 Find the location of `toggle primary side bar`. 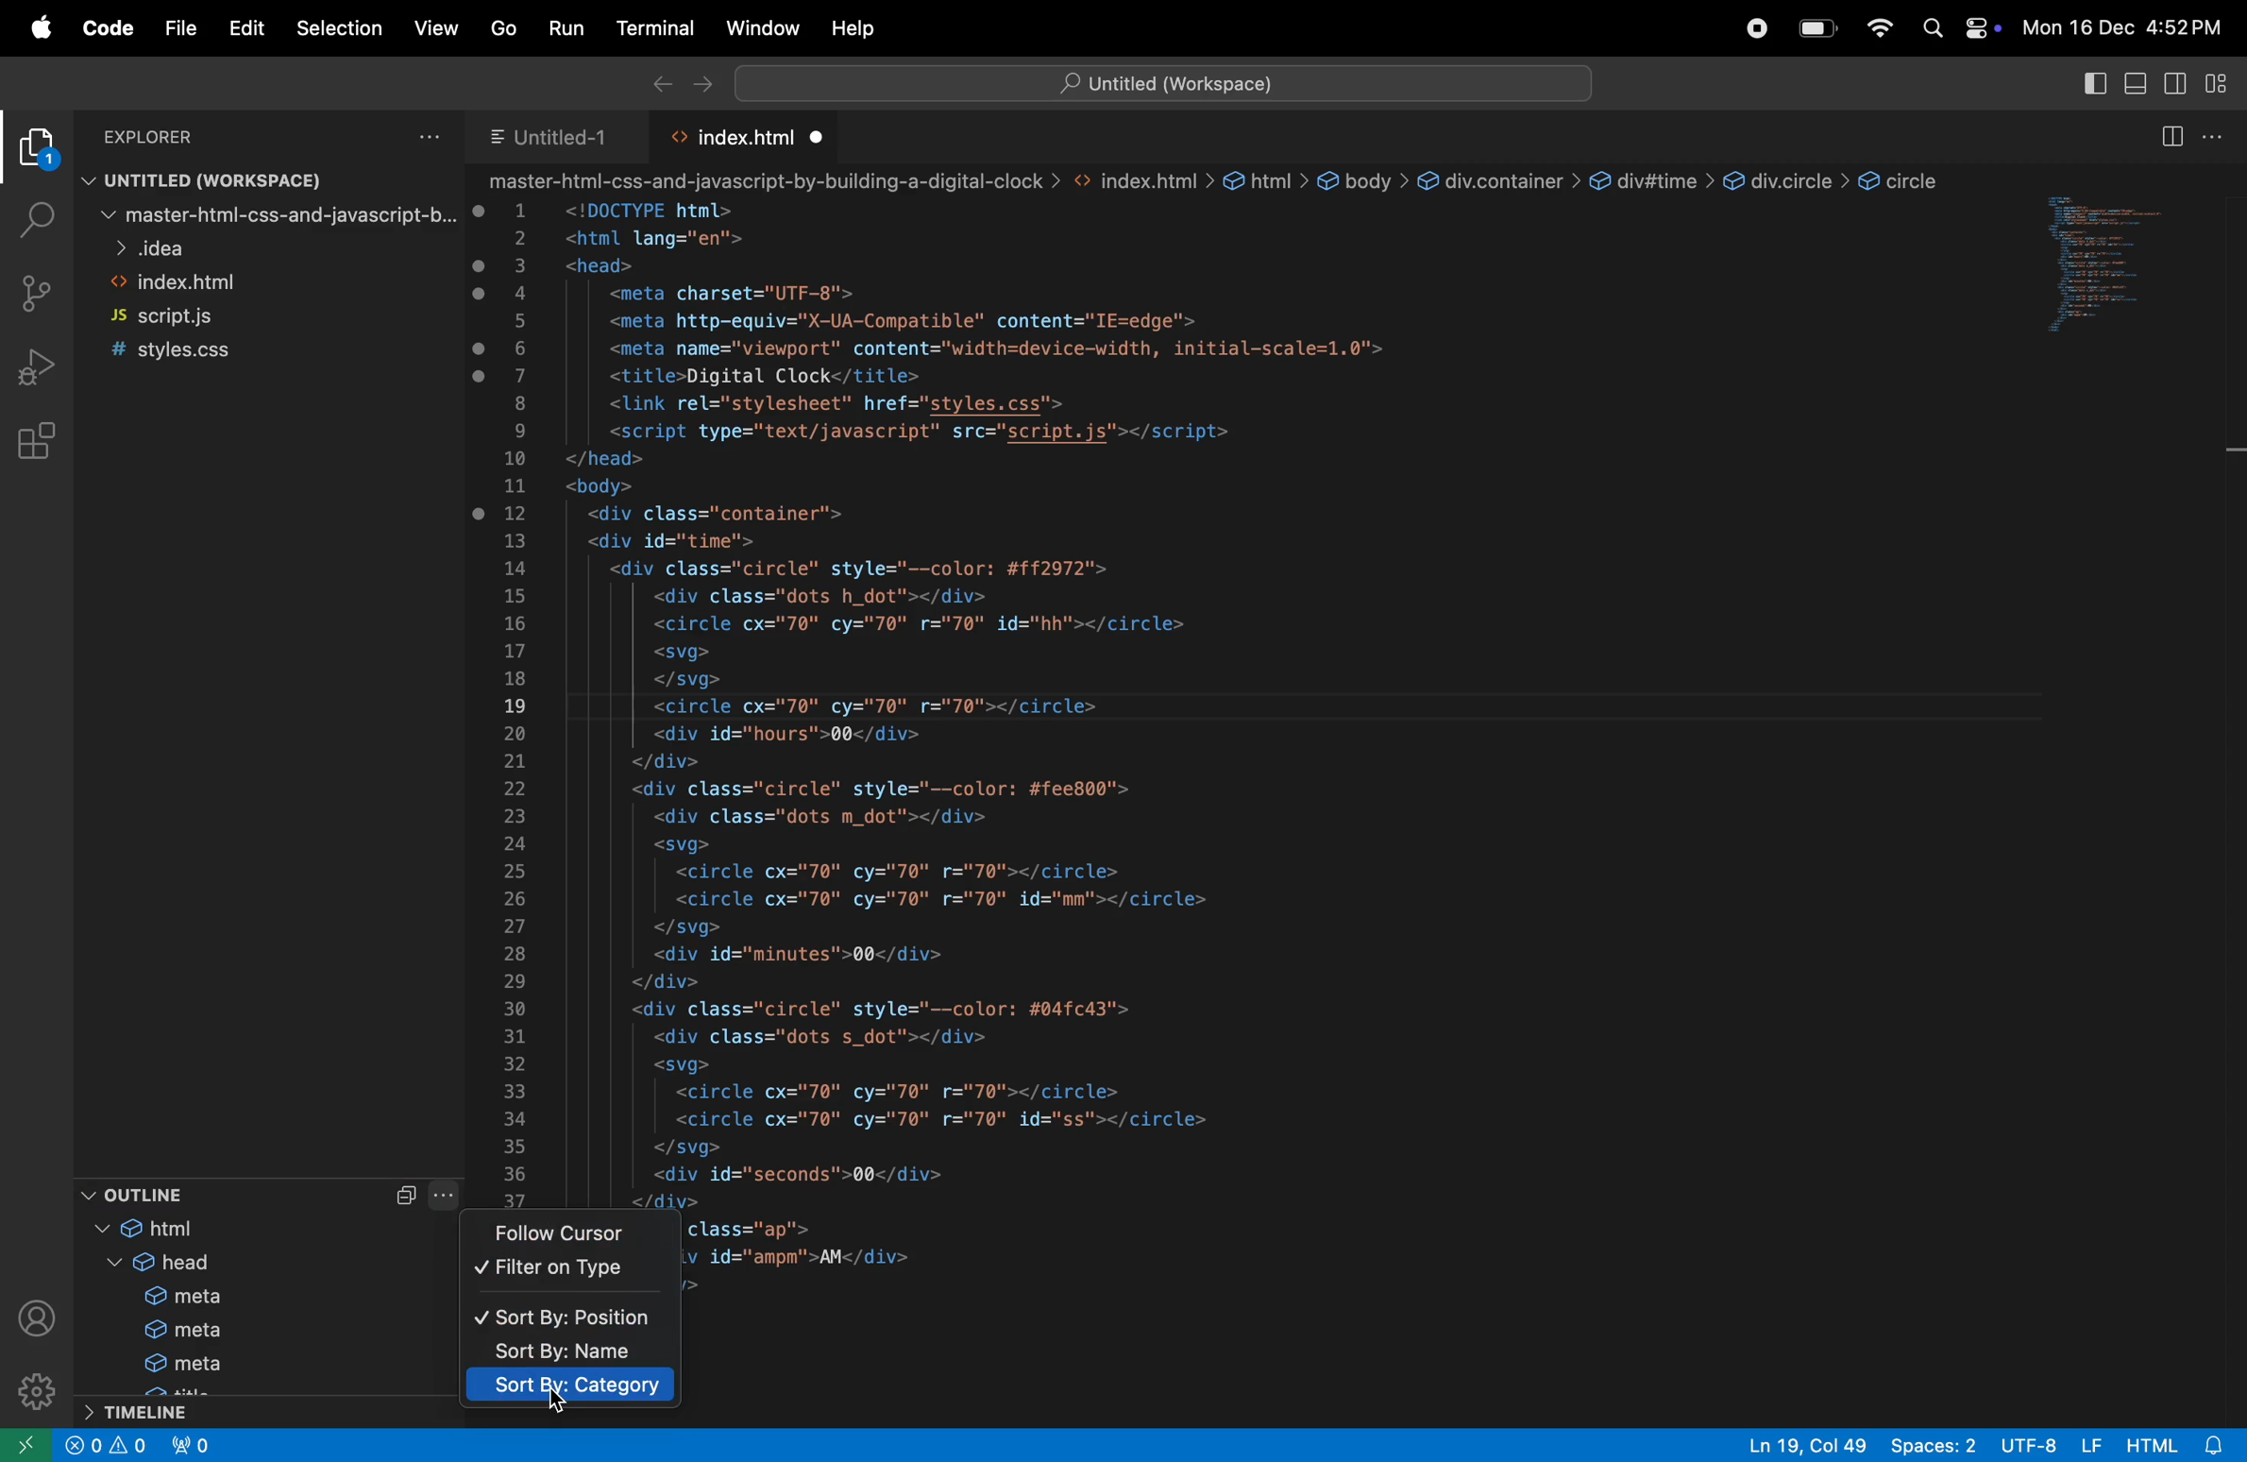

toggle primary side bar is located at coordinates (2094, 85).